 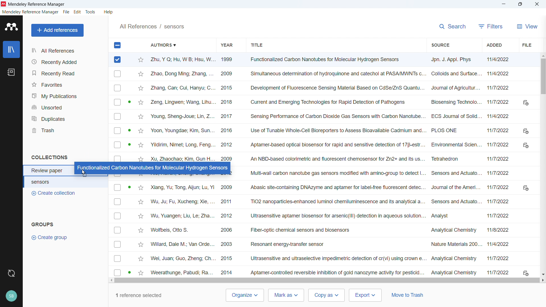 I want to click on Edit , so click(x=77, y=13).